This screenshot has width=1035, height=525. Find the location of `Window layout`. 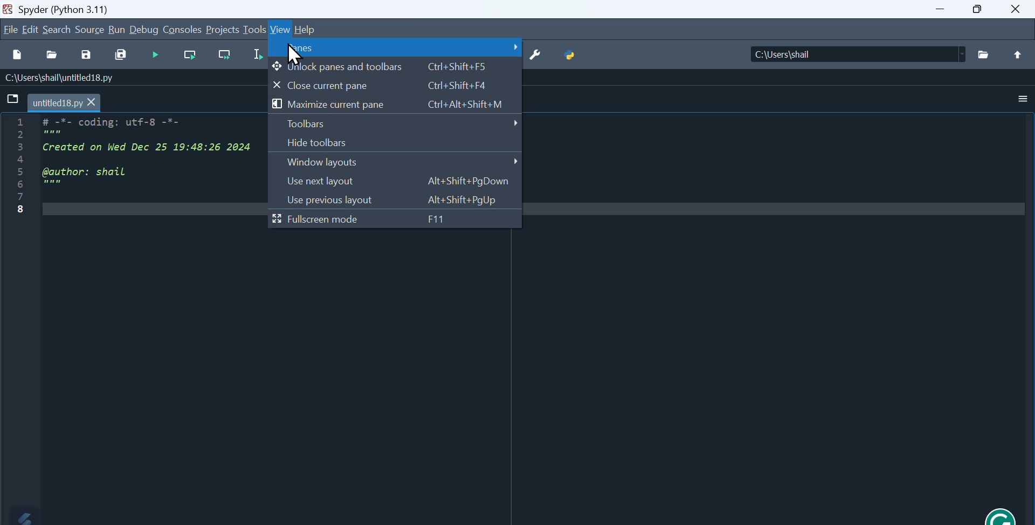

Window layout is located at coordinates (397, 164).